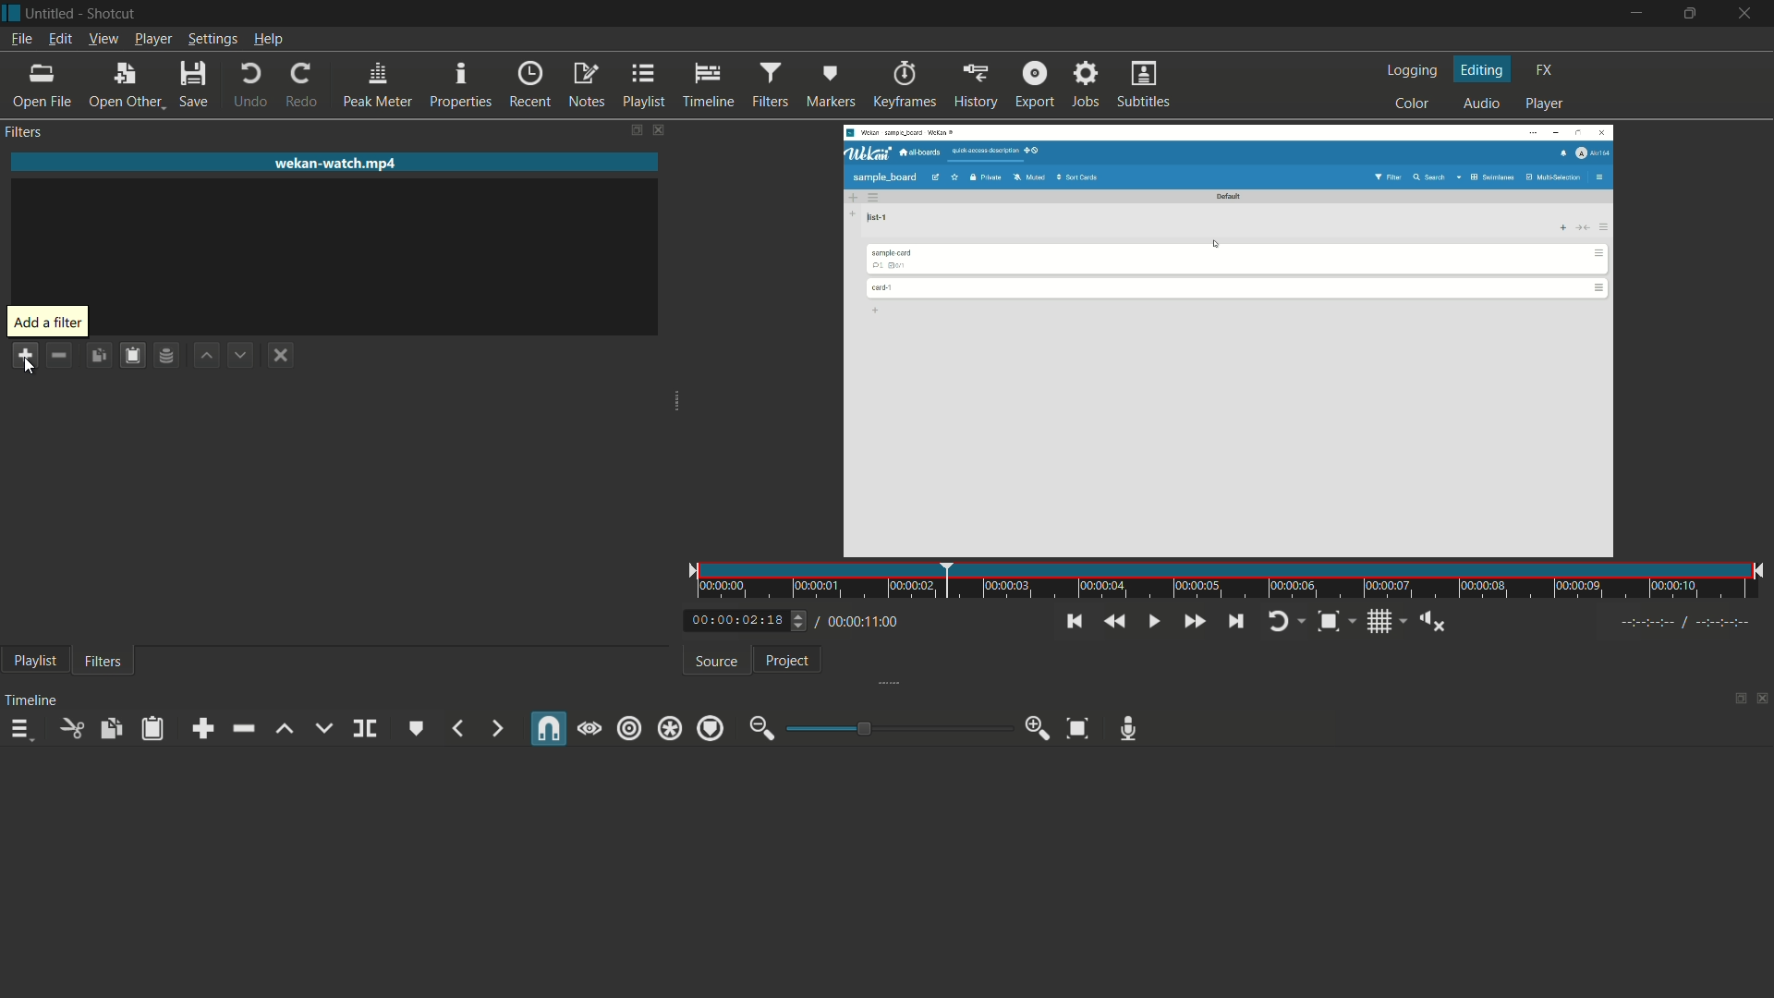 The height and width of the screenshot is (998, 1774). Describe the element at coordinates (1546, 104) in the screenshot. I see `player` at that location.